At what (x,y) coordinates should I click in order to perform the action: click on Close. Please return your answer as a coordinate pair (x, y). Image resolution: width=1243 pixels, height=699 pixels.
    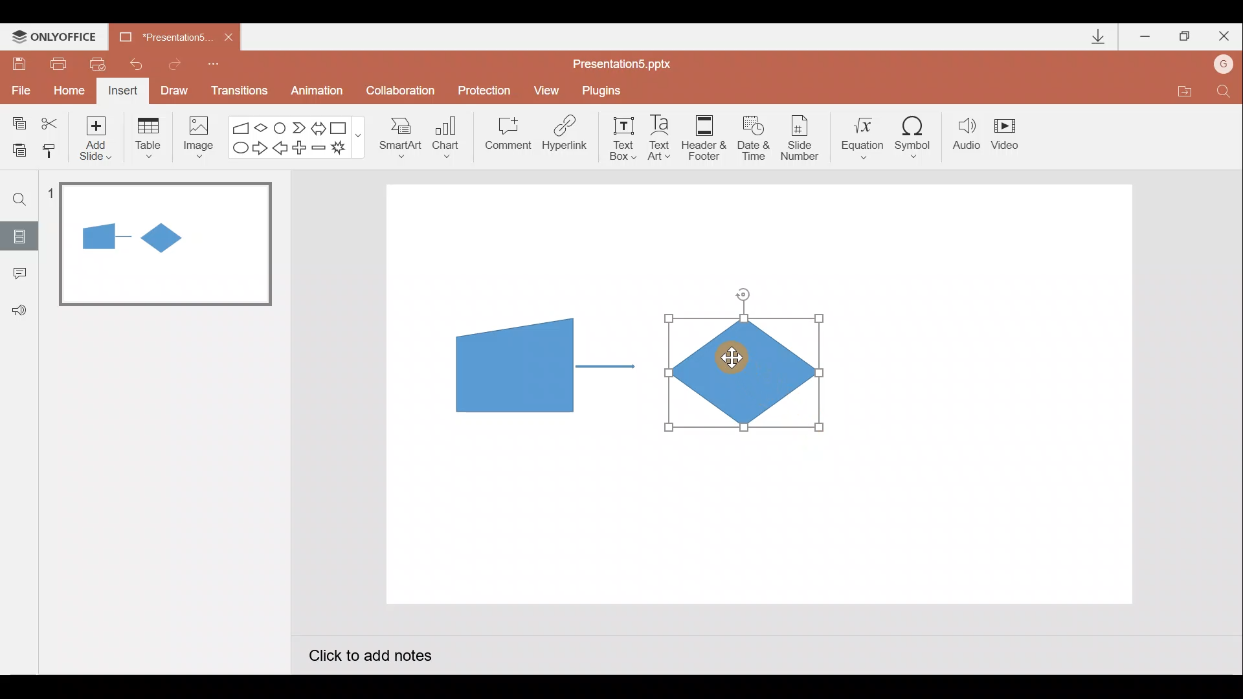
    Looking at the image, I should click on (229, 38).